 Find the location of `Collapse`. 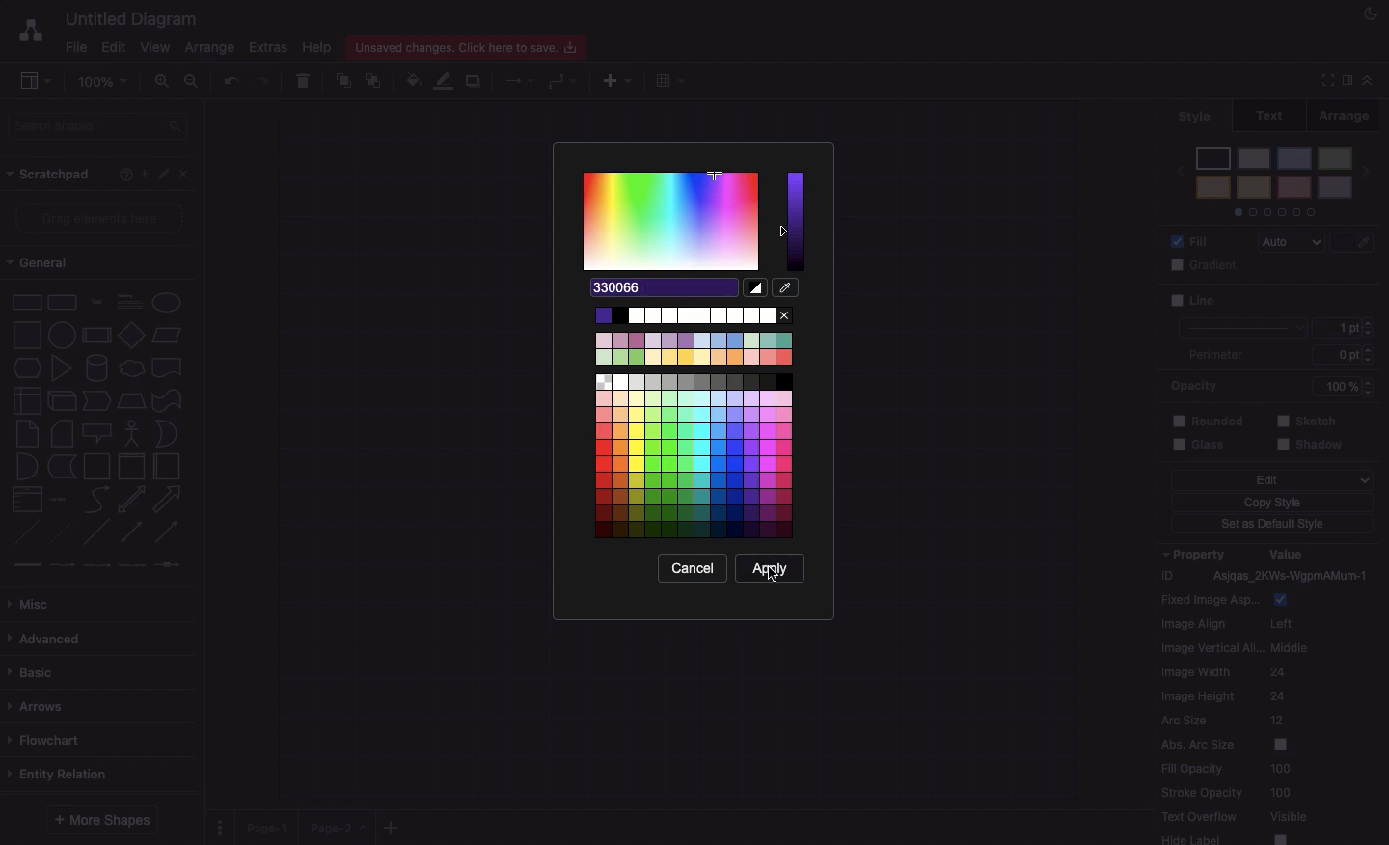

Collapse is located at coordinates (1368, 79).